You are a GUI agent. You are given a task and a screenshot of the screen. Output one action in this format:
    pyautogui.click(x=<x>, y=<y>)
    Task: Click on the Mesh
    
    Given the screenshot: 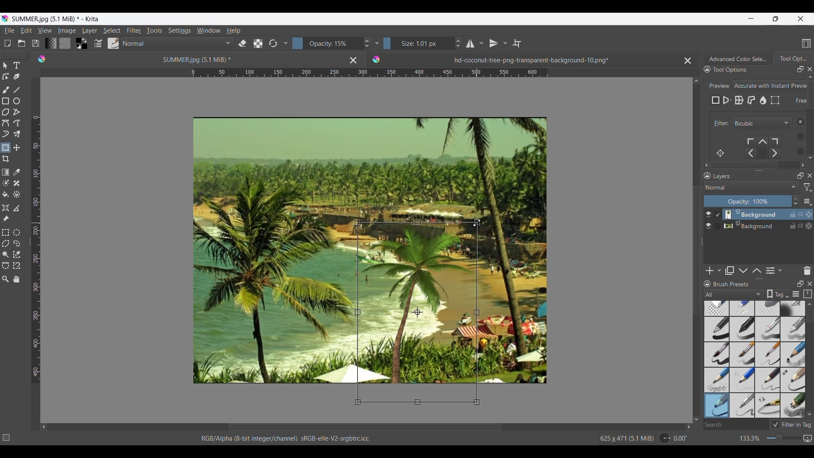 What is the action you would take?
    pyautogui.click(x=775, y=100)
    